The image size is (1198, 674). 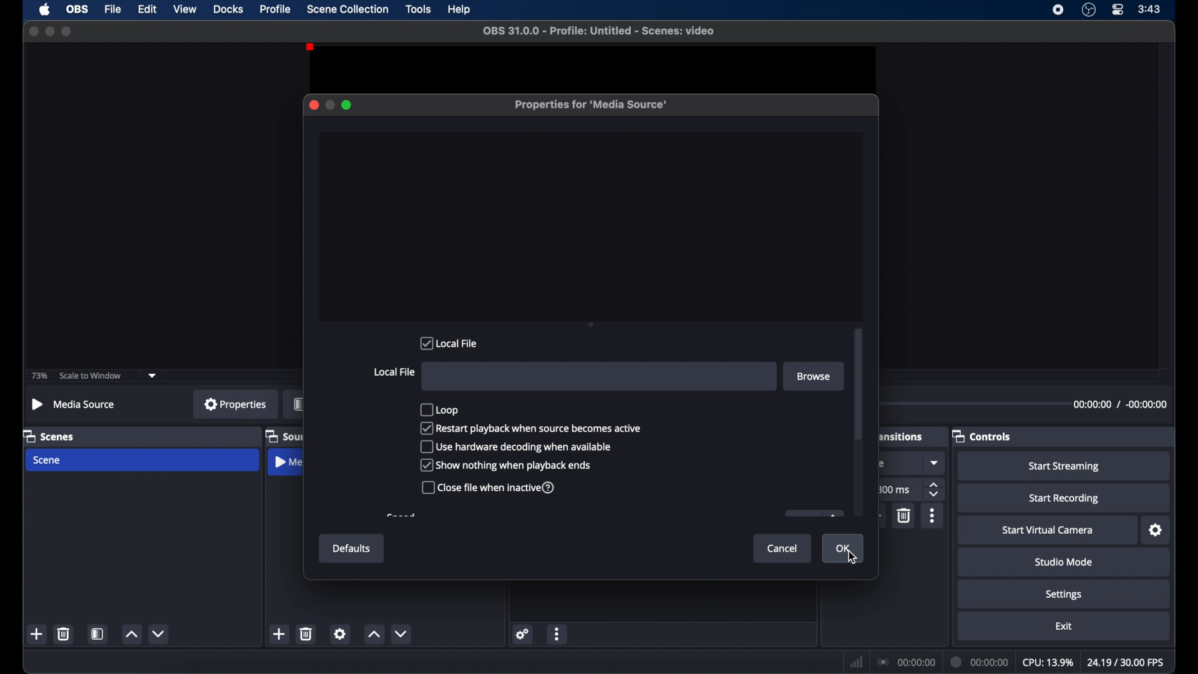 What do you see at coordinates (74, 405) in the screenshot?
I see `no source selected` at bounding box center [74, 405].